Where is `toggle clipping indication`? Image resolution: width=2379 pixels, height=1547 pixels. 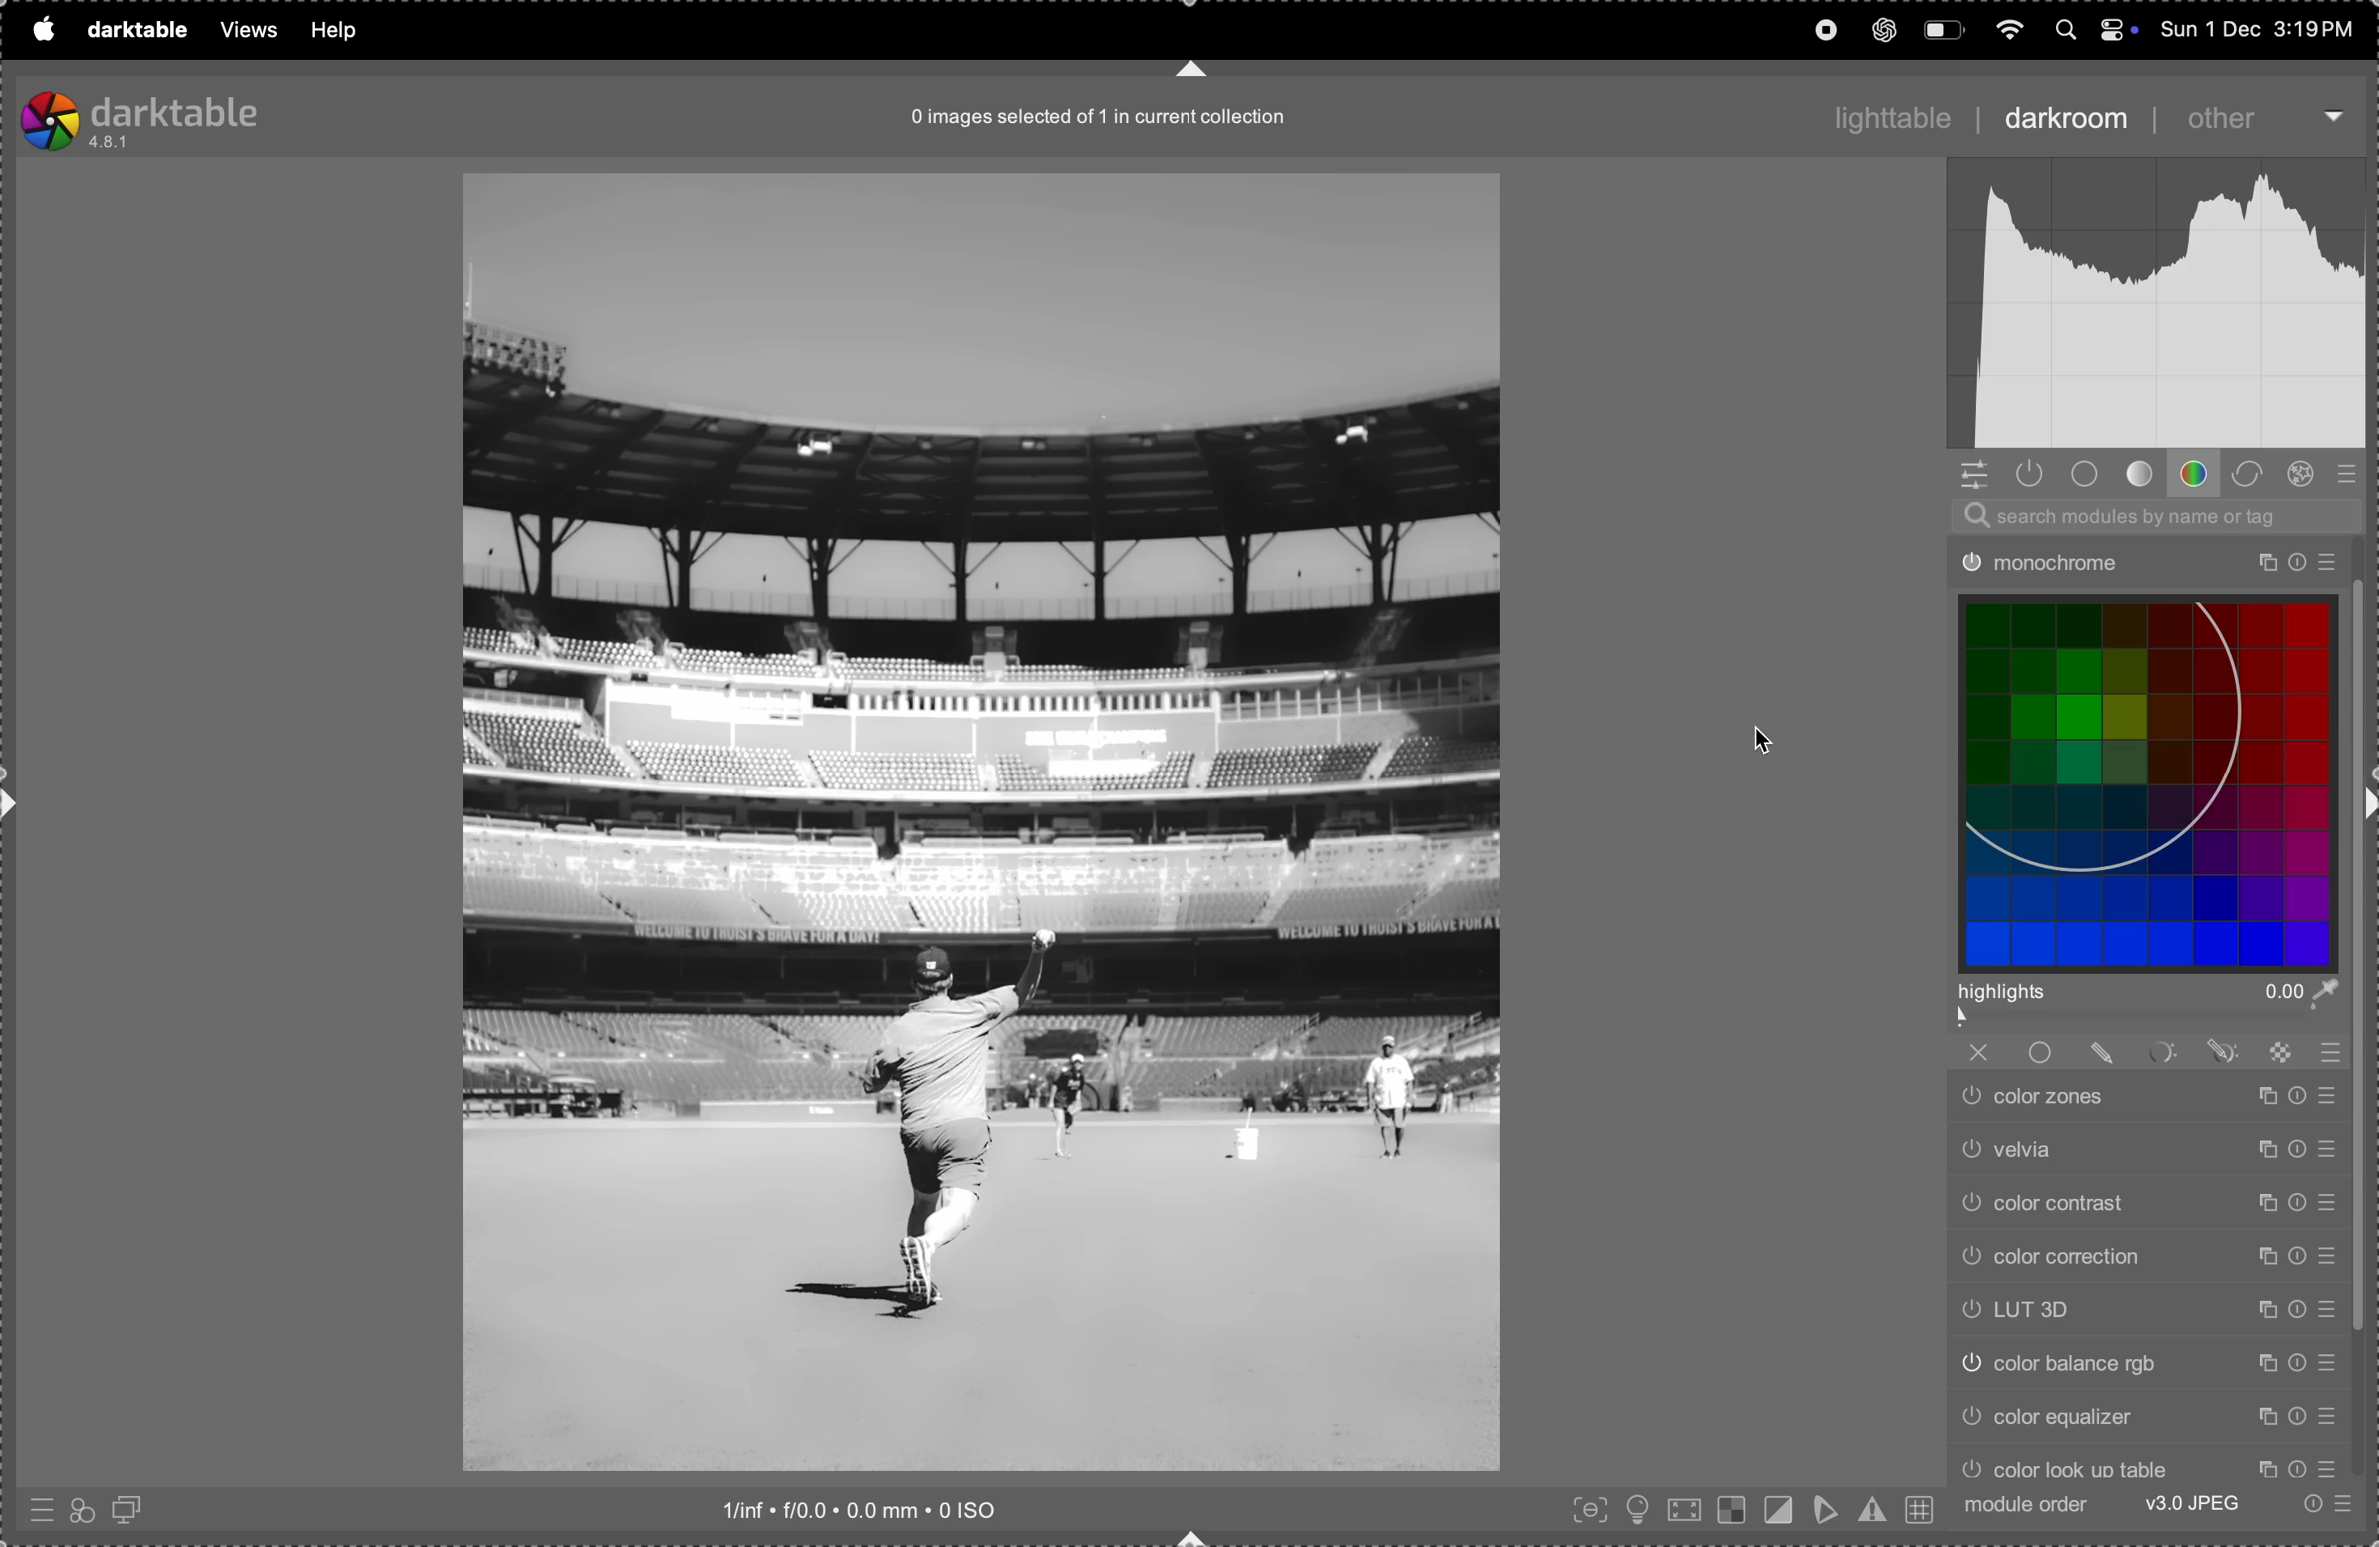
toggle clipping indication is located at coordinates (1779, 1507).